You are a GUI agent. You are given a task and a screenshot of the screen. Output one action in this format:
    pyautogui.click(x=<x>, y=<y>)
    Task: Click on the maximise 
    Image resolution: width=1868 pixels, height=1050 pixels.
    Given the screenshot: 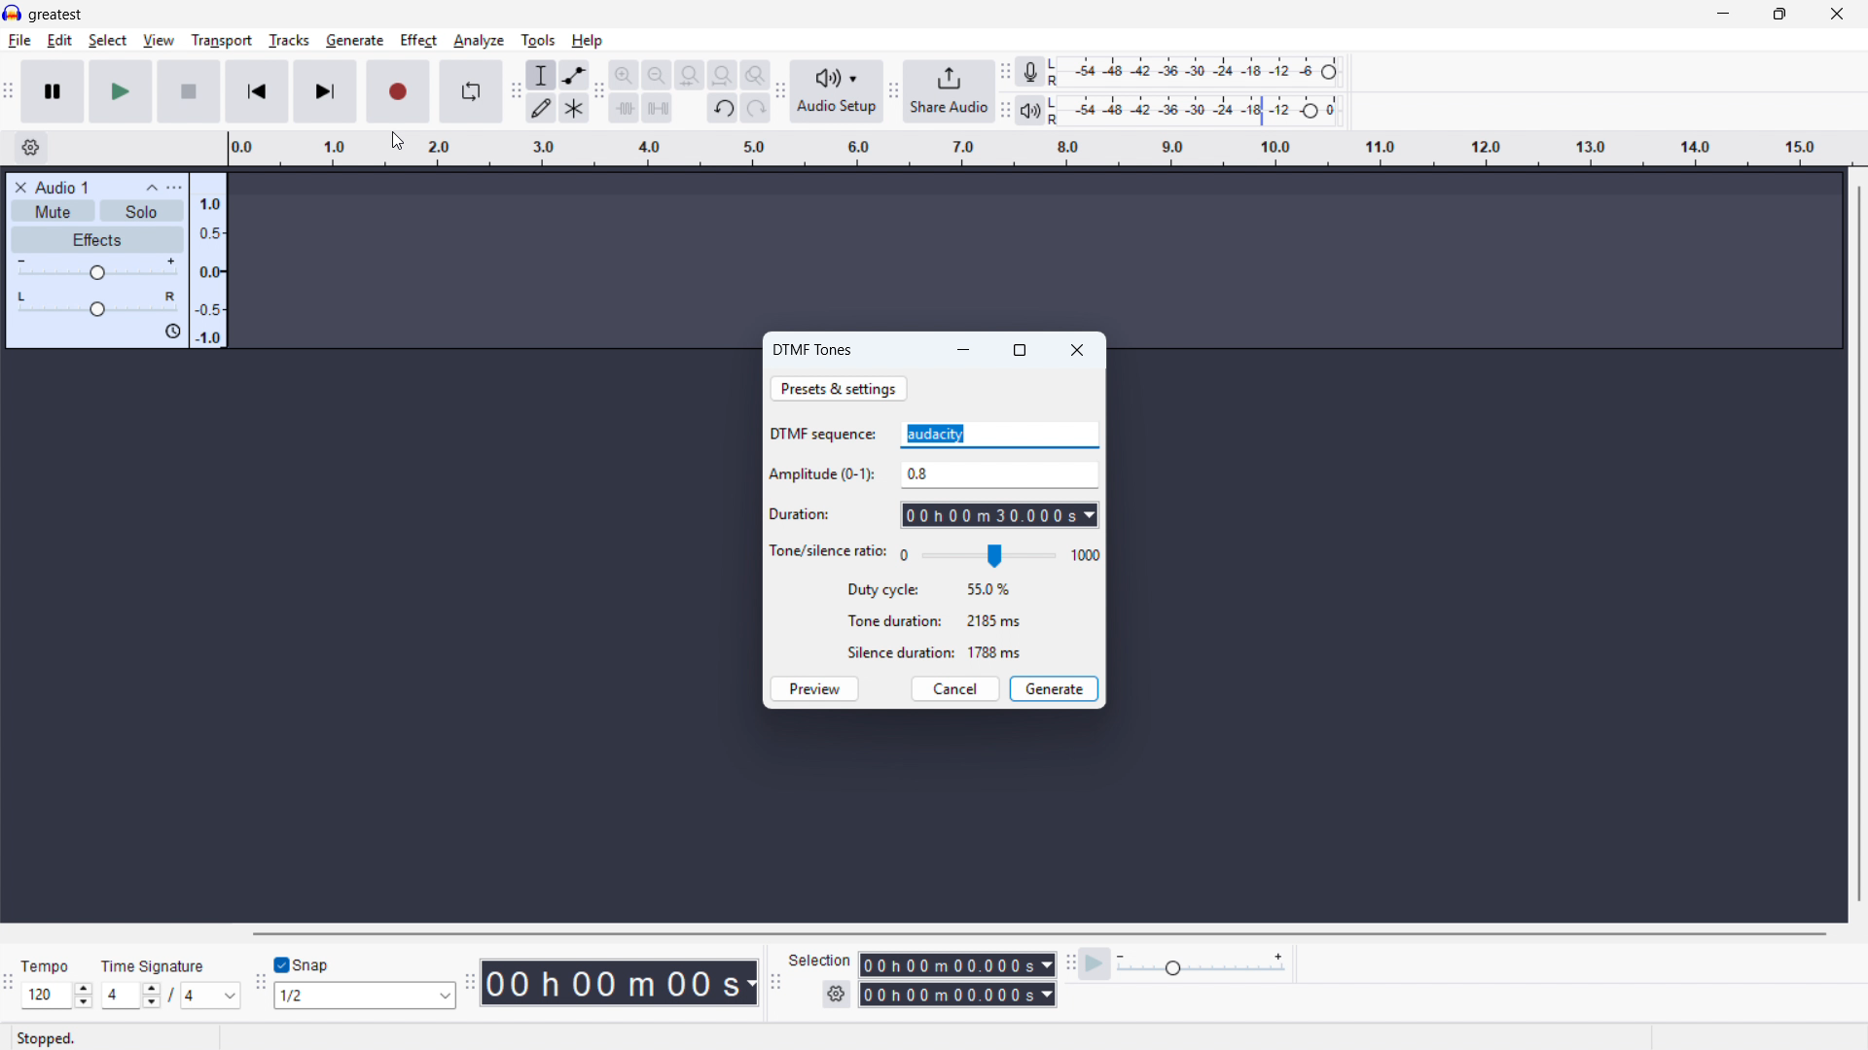 What is the action you would take?
    pyautogui.click(x=1778, y=15)
    